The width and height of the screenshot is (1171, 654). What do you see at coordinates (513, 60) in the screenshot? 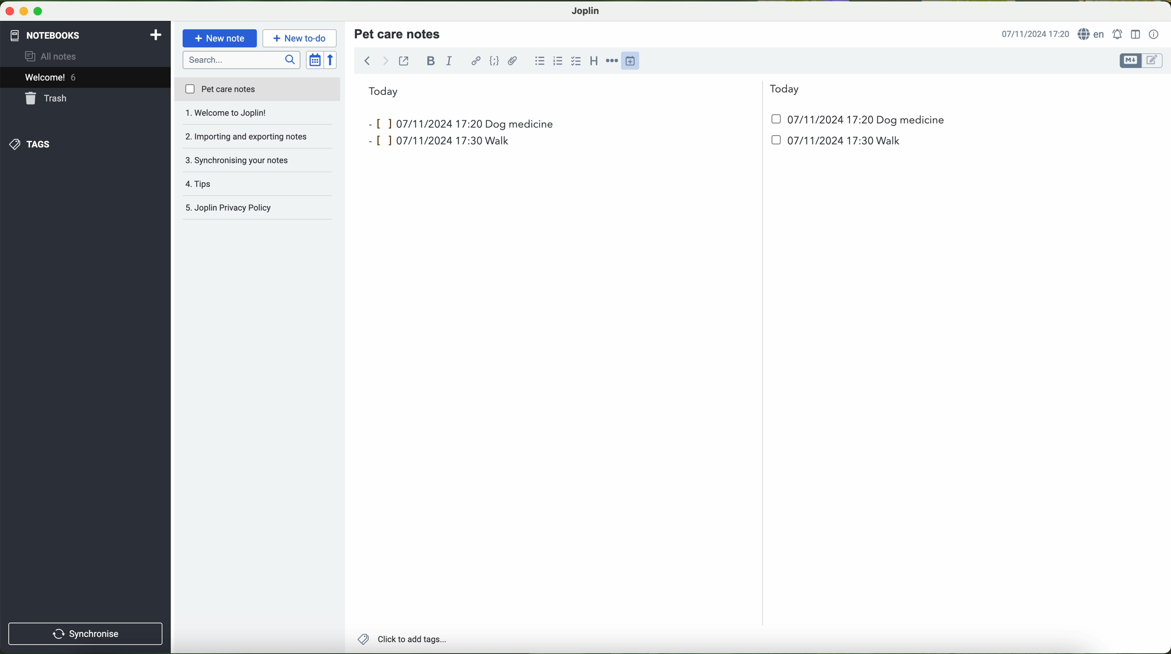
I see `attach file` at bounding box center [513, 60].